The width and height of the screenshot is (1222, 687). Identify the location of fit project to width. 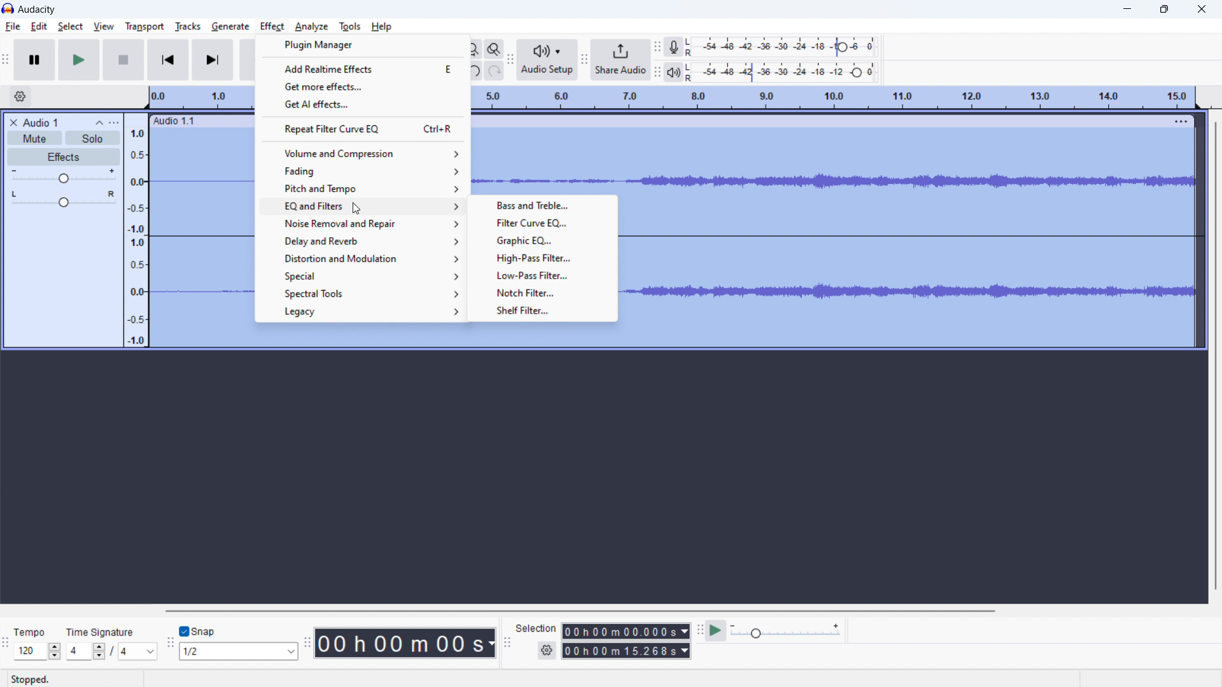
(475, 50).